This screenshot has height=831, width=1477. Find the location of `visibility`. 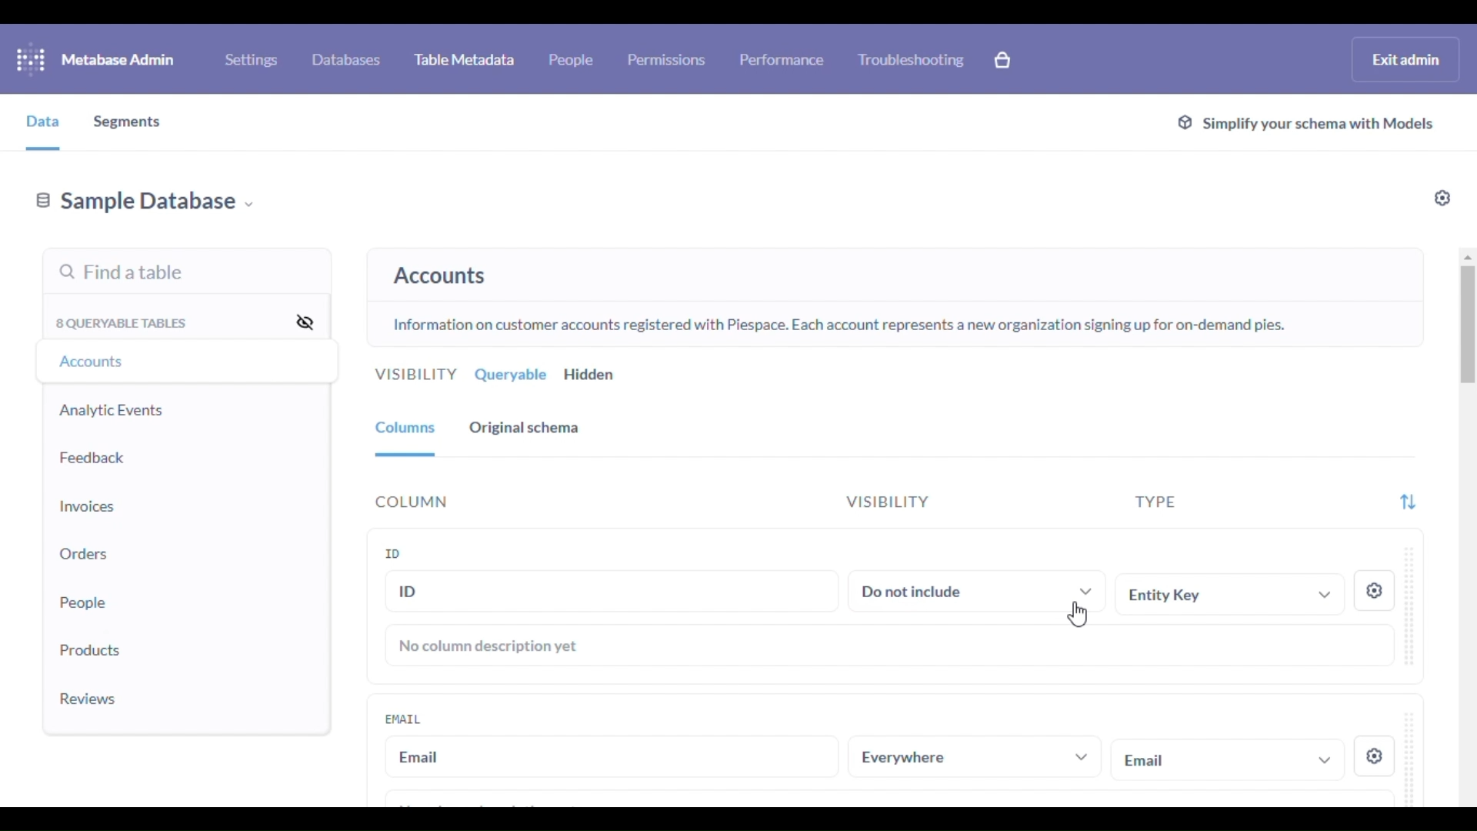

visibility is located at coordinates (415, 375).